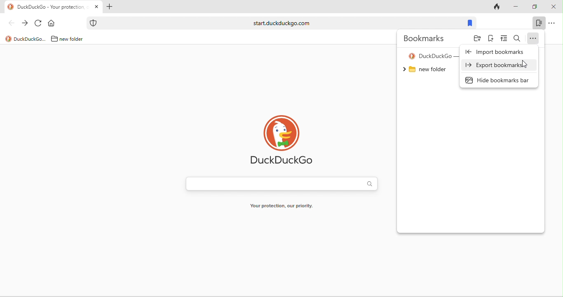  I want to click on bookmark, so click(470, 23).